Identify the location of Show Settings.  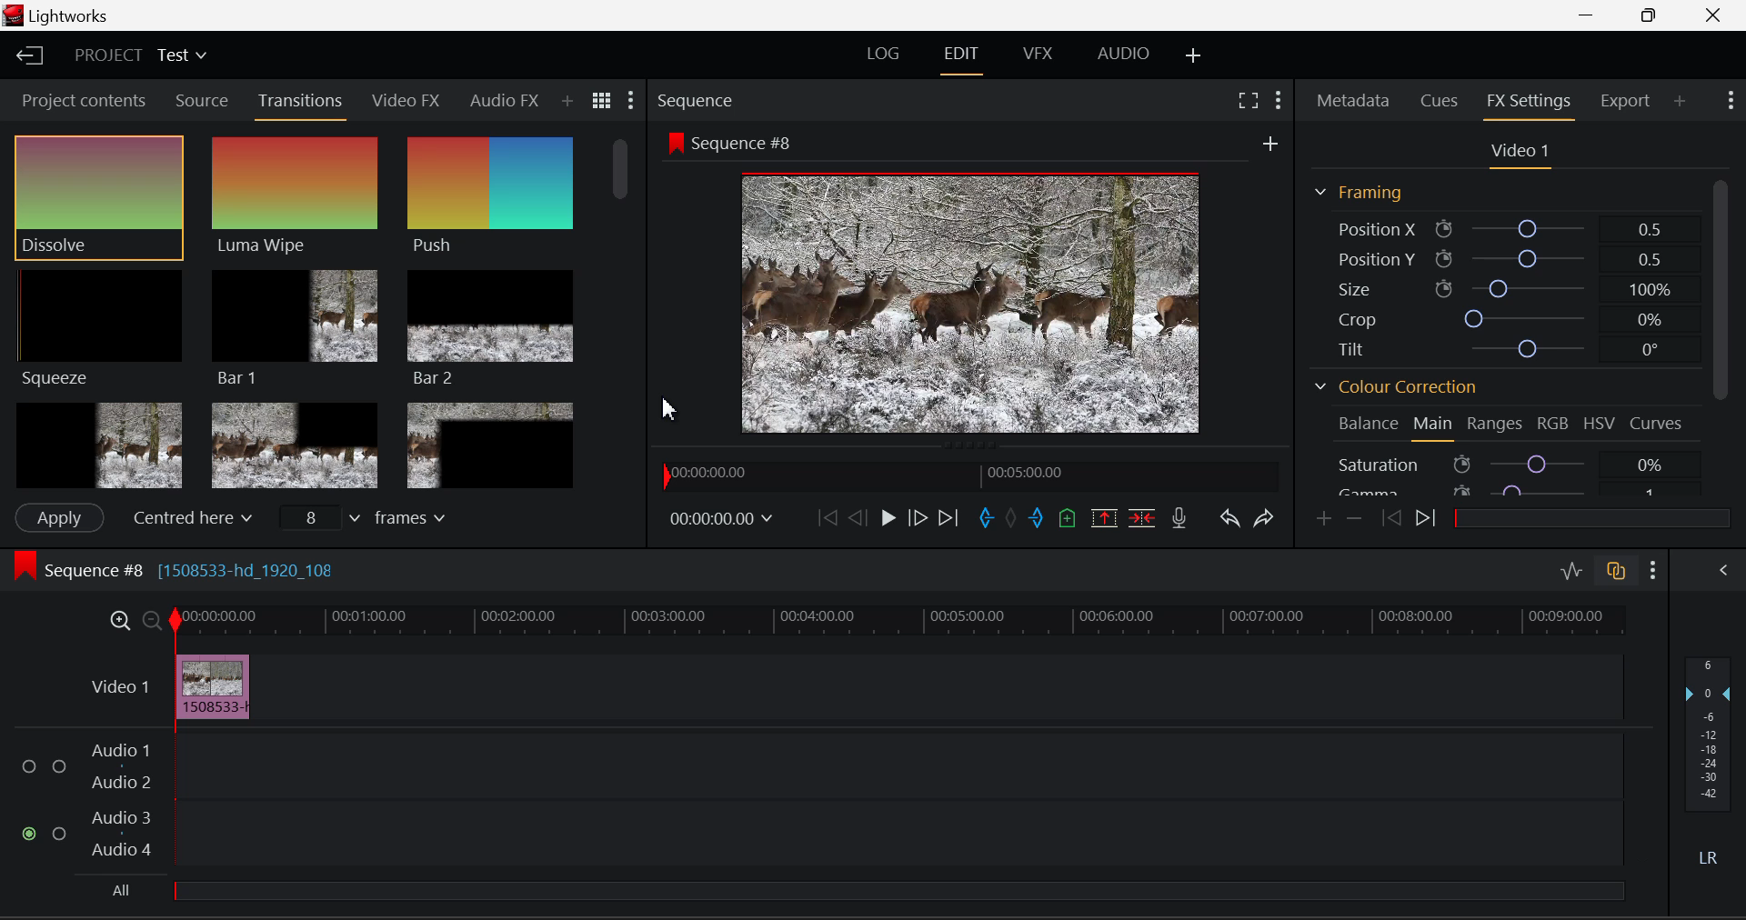
(1731, 98).